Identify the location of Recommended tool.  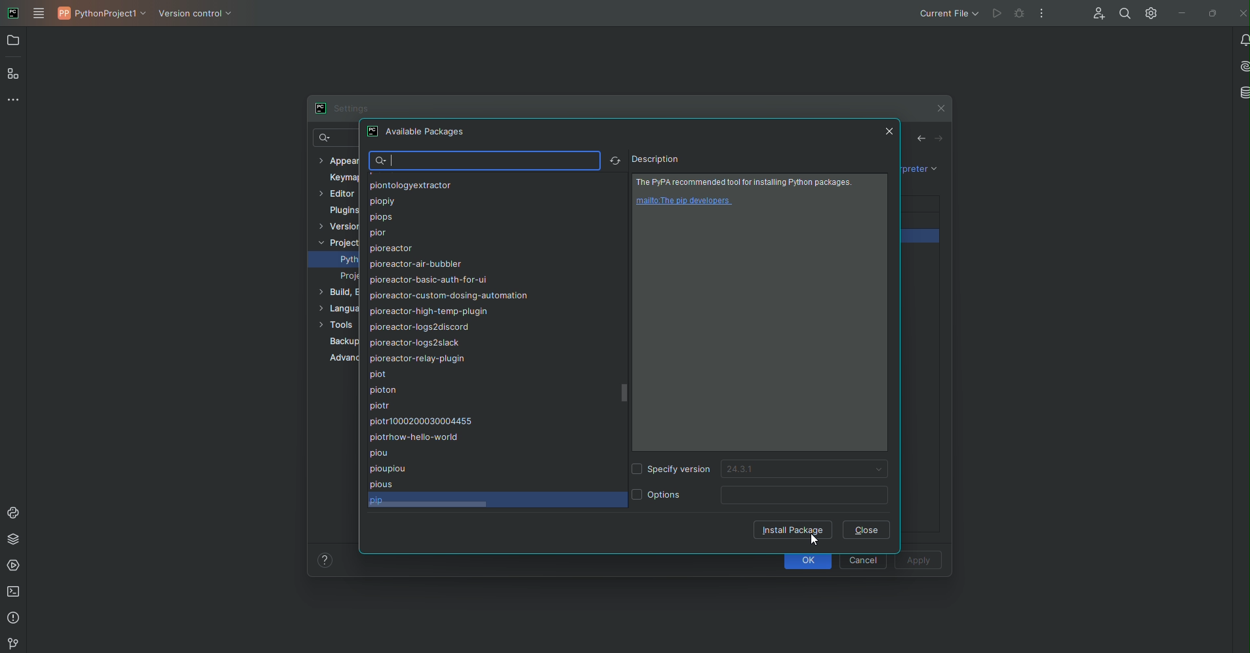
(749, 182).